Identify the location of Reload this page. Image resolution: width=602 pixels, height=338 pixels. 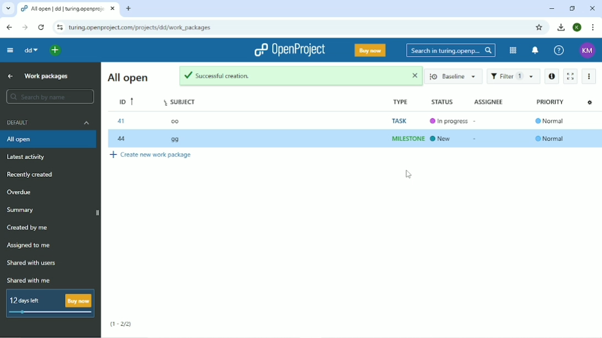
(42, 27).